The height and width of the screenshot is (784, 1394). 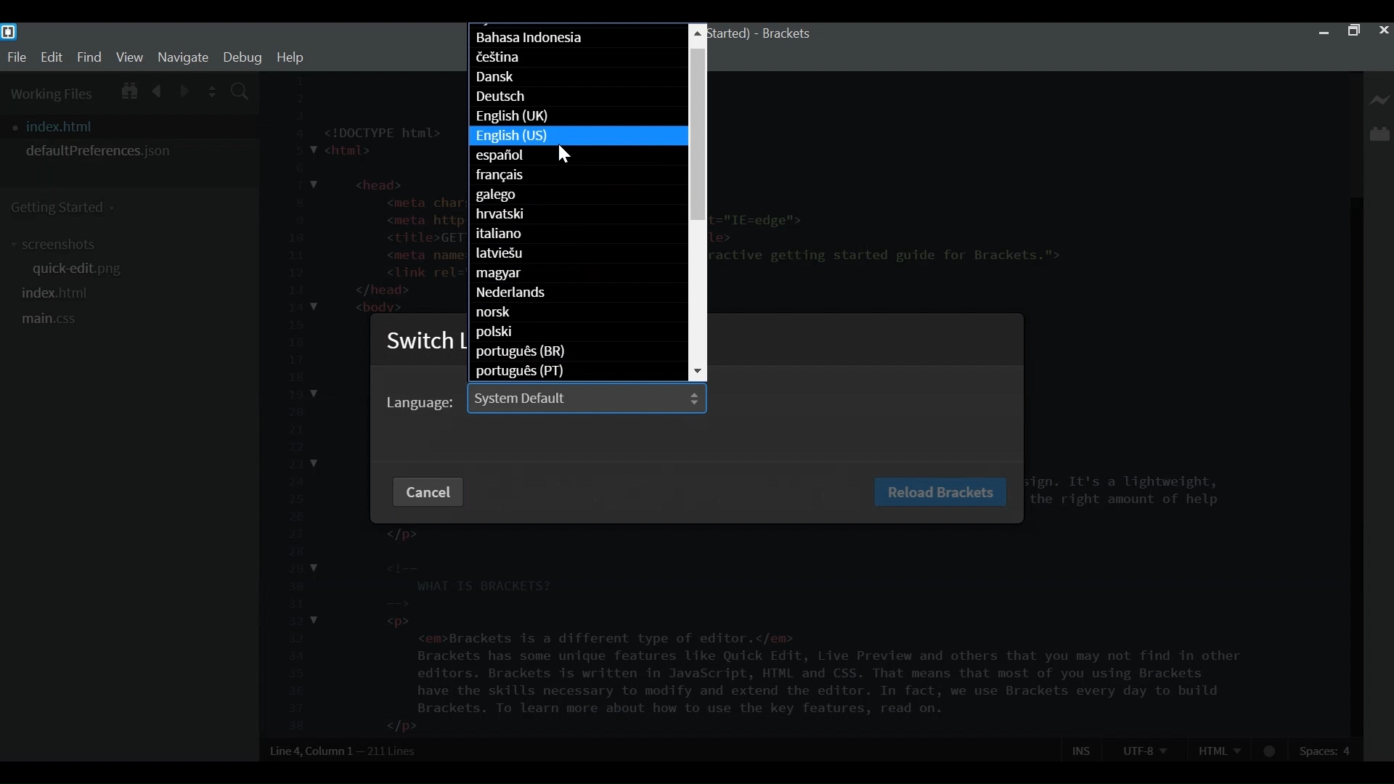 What do you see at coordinates (578, 354) in the screenshot?
I see `português (BR)` at bounding box center [578, 354].